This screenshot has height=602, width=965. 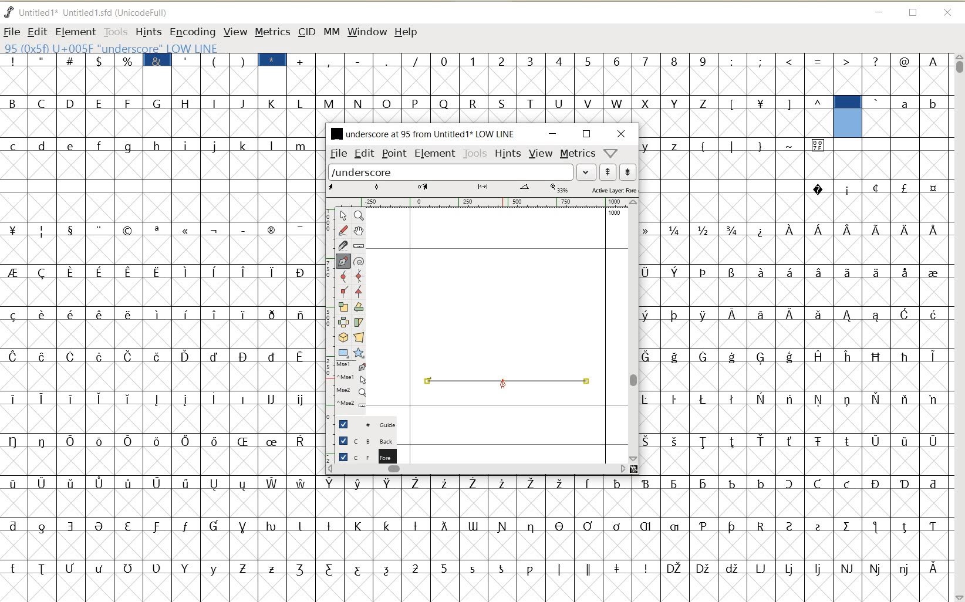 What do you see at coordinates (359, 246) in the screenshot?
I see `measure a distance, angle between points` at bounding box center [359, 246].